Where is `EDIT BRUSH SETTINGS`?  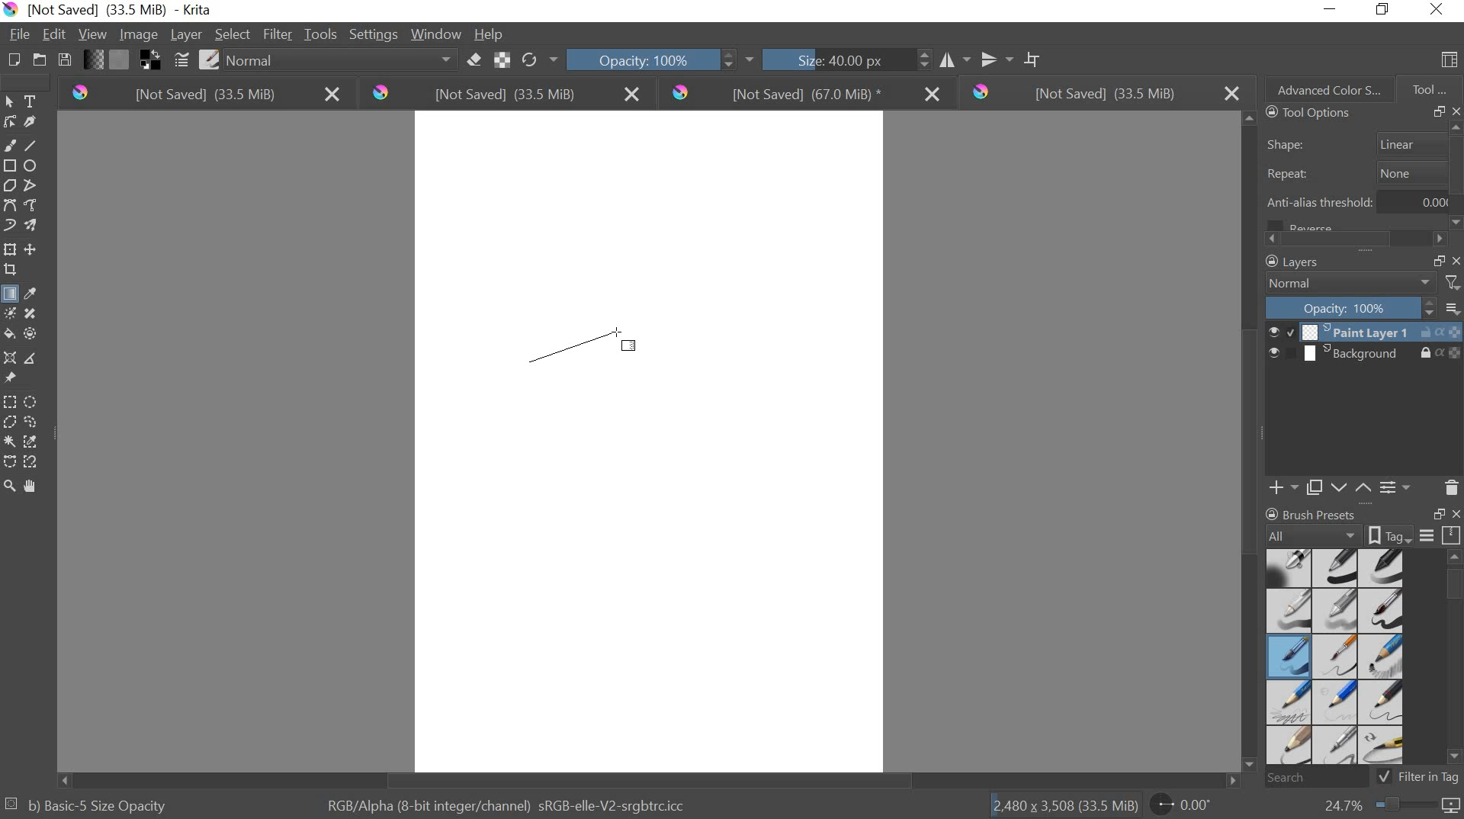 EDIT BRUSH SETTINGS is located at coordinates (179, 60).